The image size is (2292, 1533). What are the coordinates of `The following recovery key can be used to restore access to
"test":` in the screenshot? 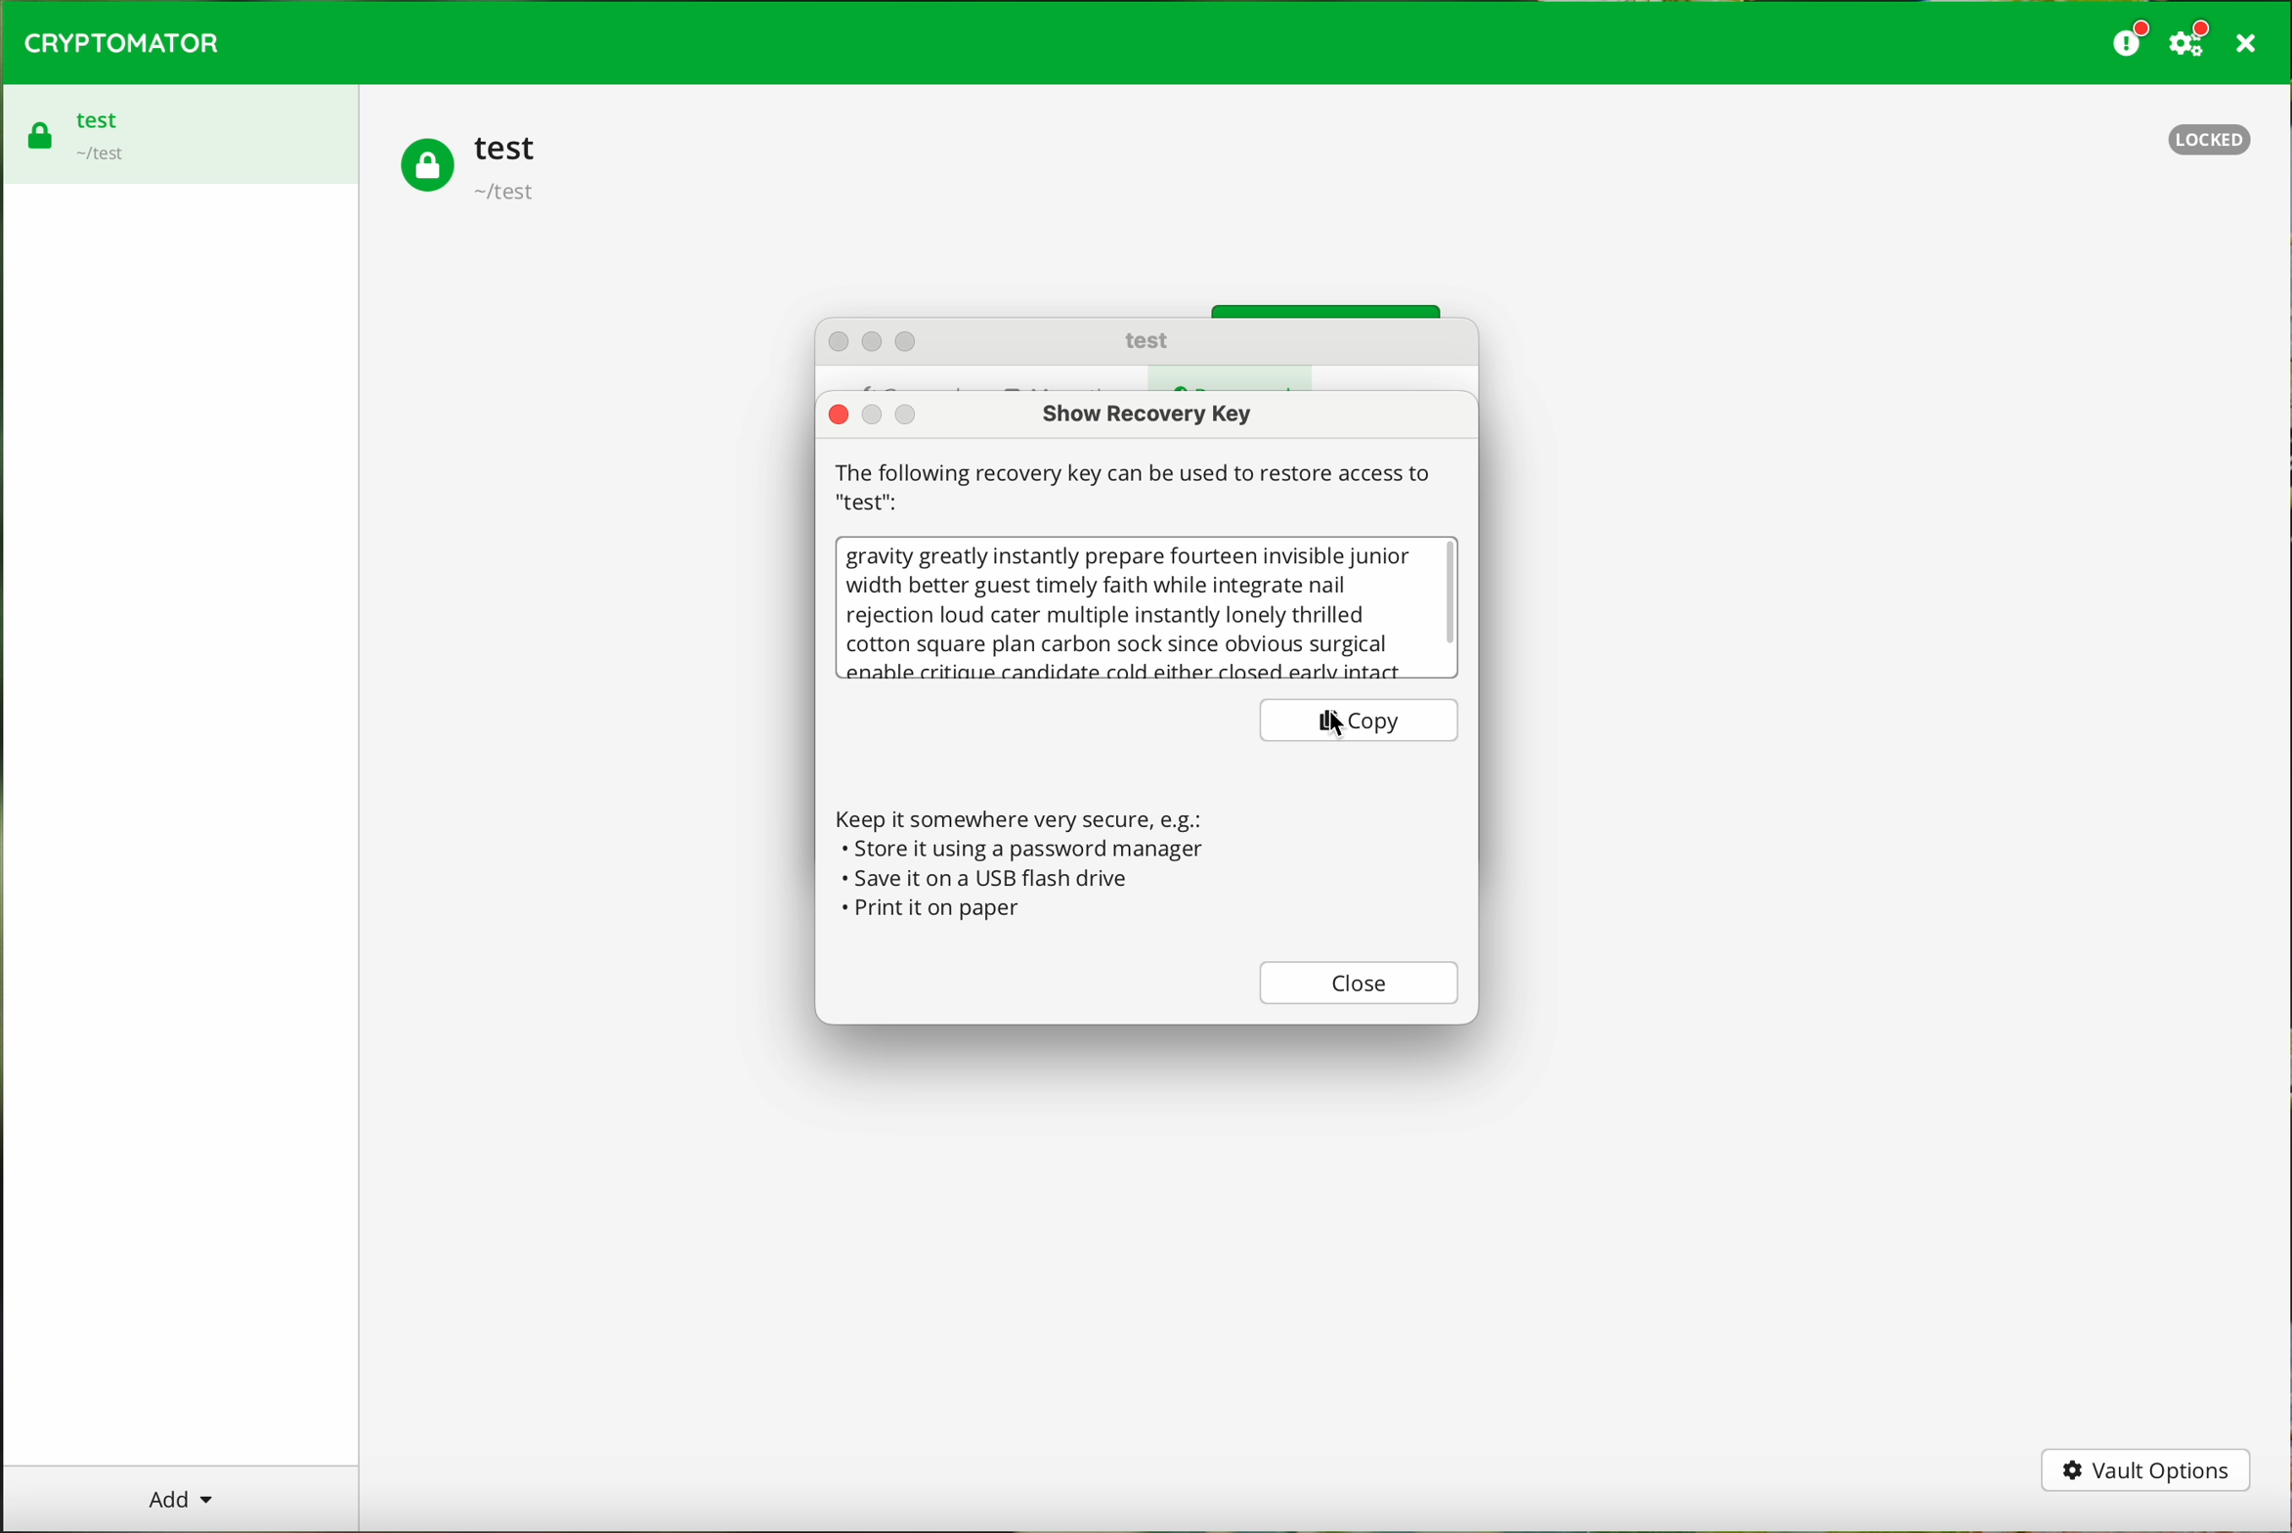 It's located at (1138, 486).